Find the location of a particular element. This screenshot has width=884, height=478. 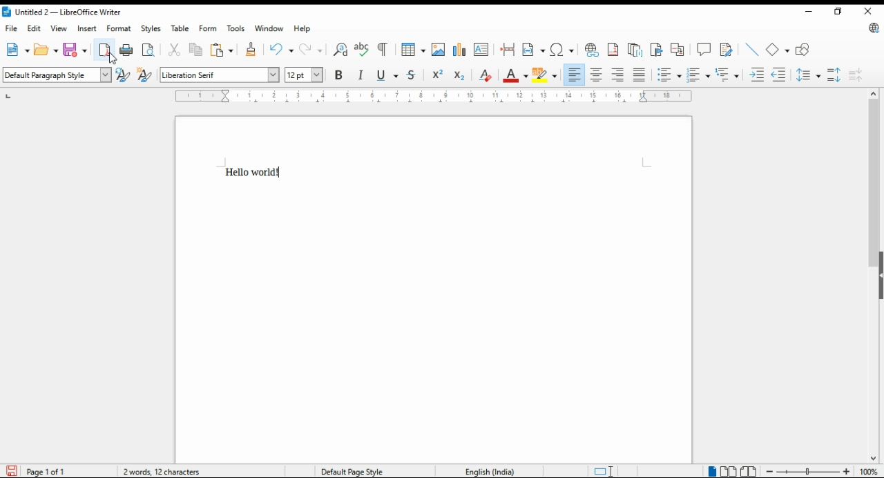

new is located at coordinates (18, 50).